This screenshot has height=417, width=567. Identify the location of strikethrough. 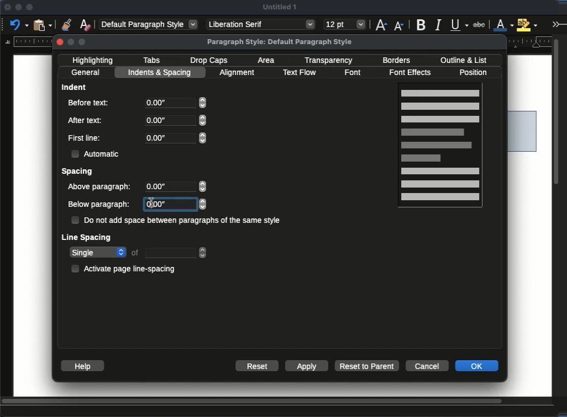
(479, 25).